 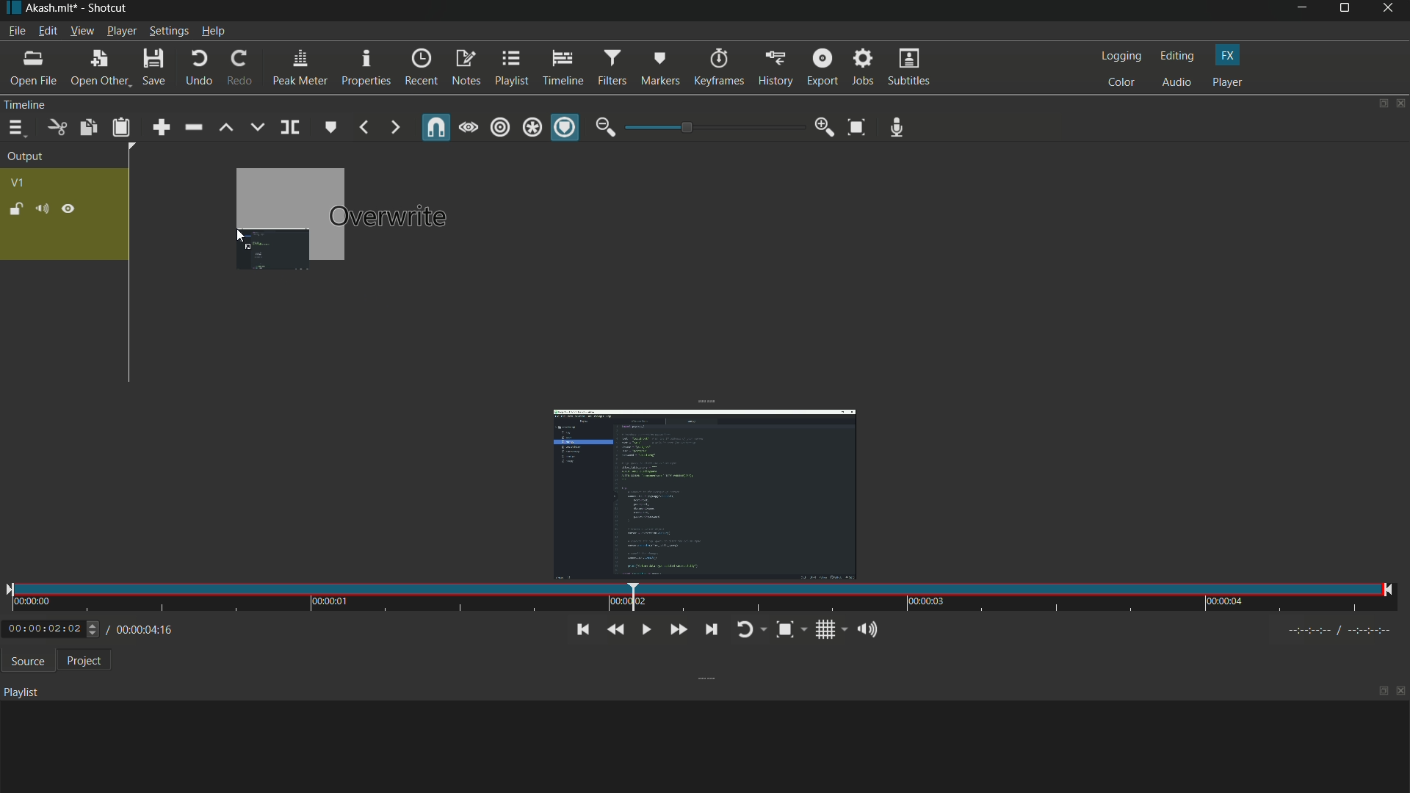 I want to click on timecodes, so click(x=1347, y=630).